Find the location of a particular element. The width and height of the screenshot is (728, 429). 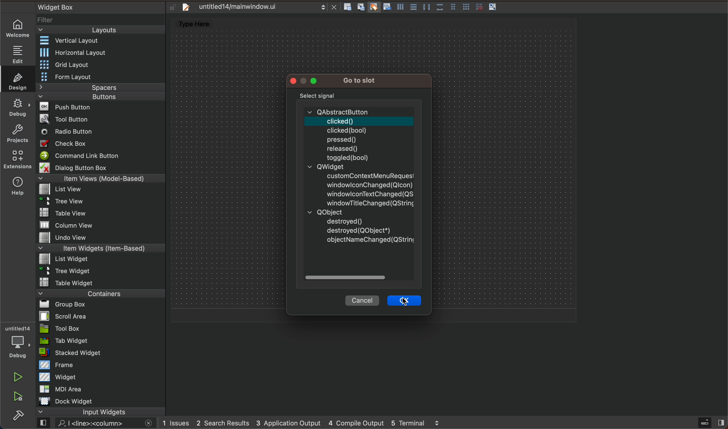

Type here is located at coordinates (205, 25).